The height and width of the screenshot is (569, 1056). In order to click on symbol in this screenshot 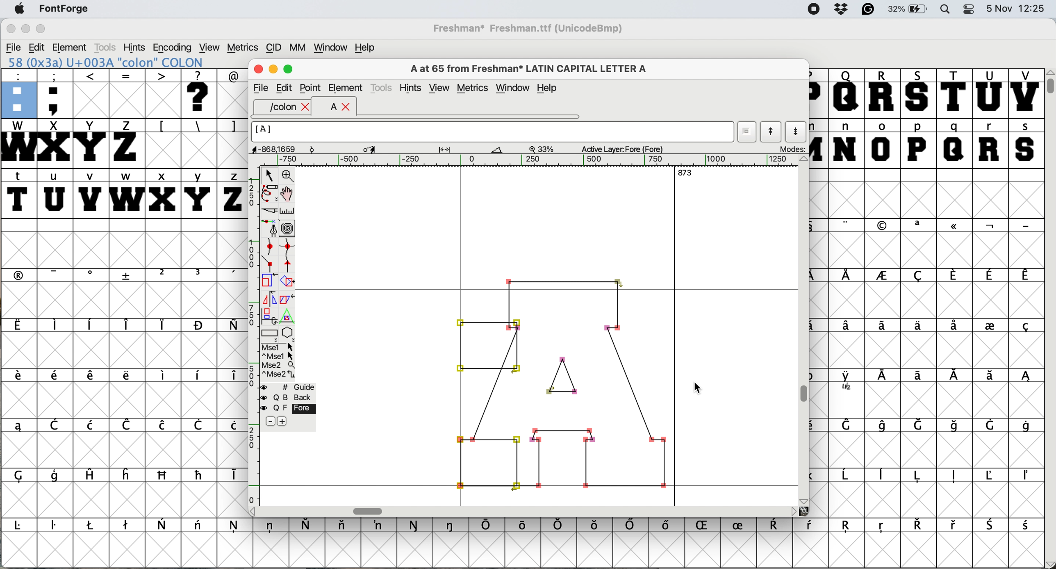, I will do `click(91, 275)`.